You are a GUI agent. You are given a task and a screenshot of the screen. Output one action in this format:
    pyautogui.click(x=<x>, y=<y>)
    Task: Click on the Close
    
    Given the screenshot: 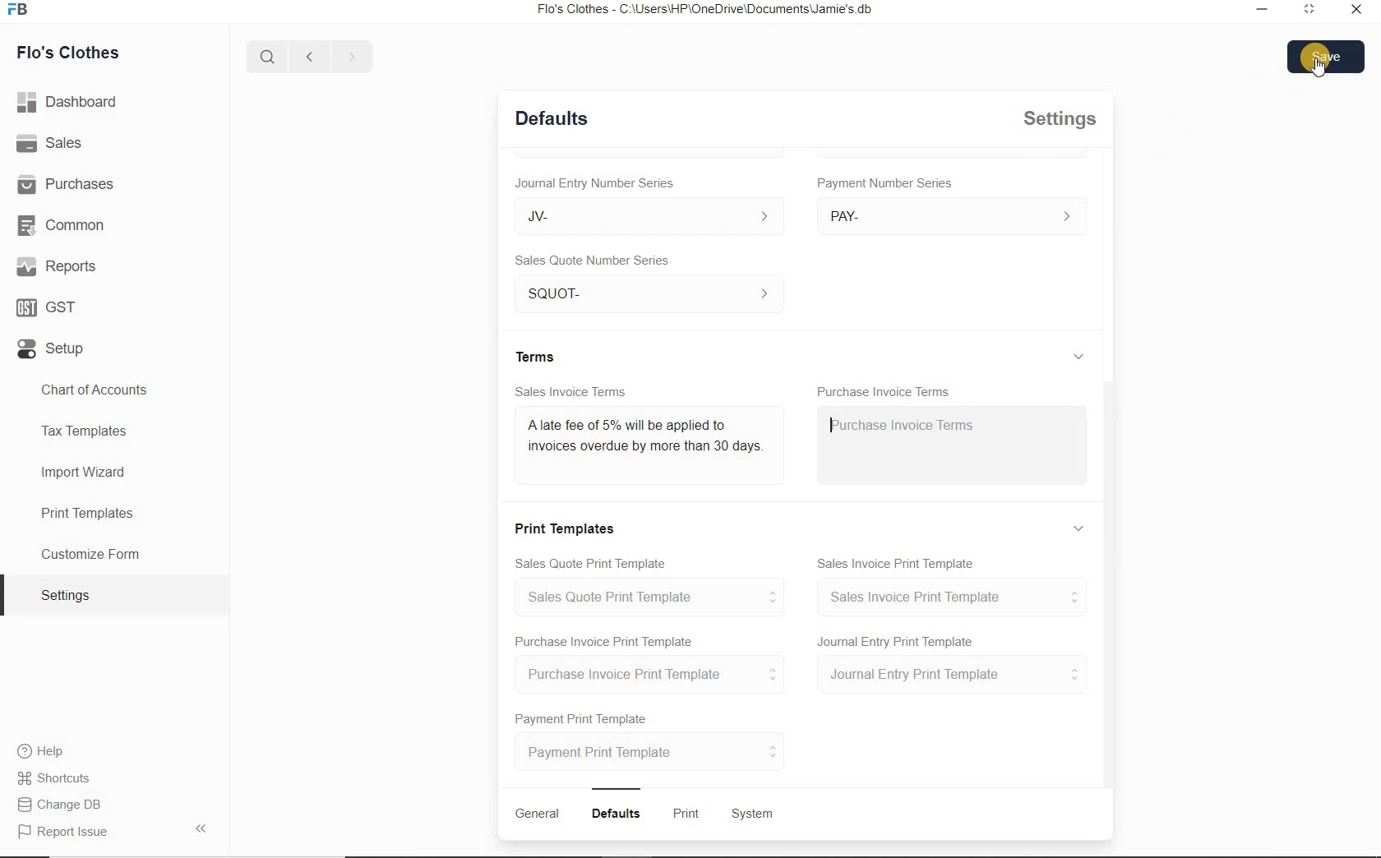 What is the action you would take?
    pyautogui.click(x=1354, y=11)
    